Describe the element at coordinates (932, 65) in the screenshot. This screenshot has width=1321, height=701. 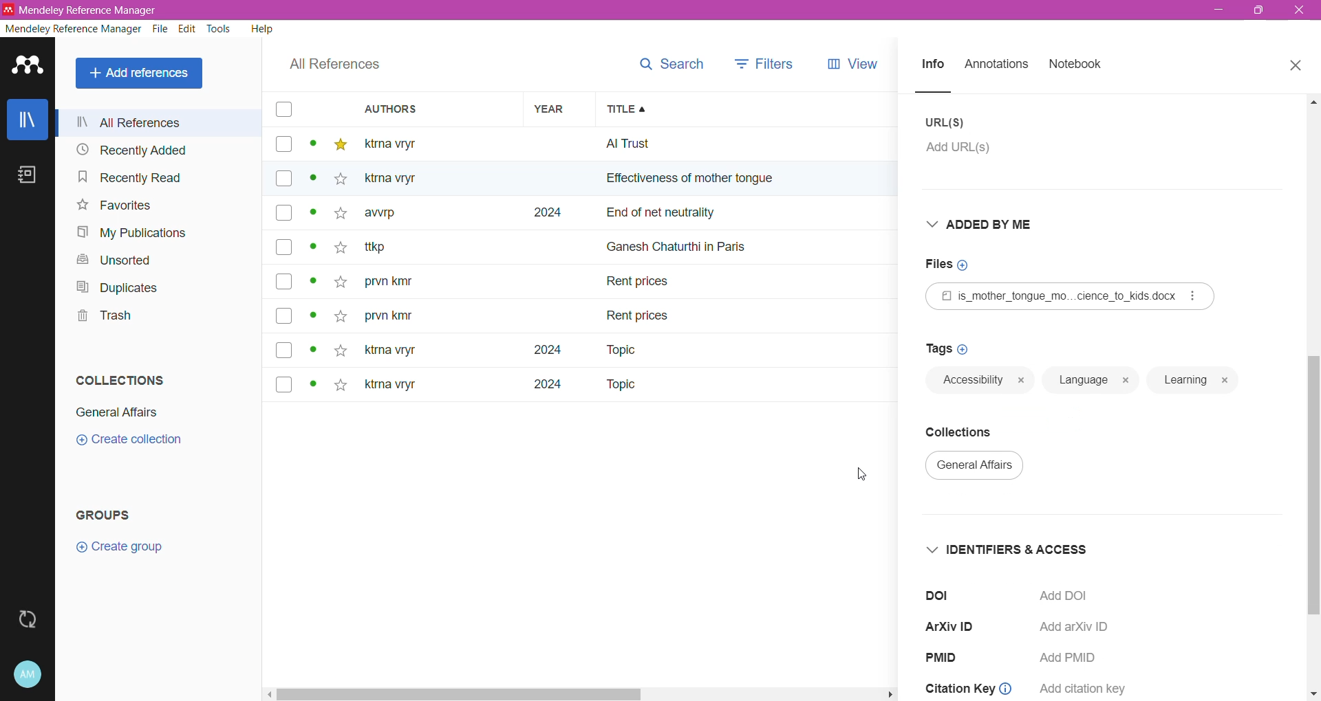
I see `Info` at that location.